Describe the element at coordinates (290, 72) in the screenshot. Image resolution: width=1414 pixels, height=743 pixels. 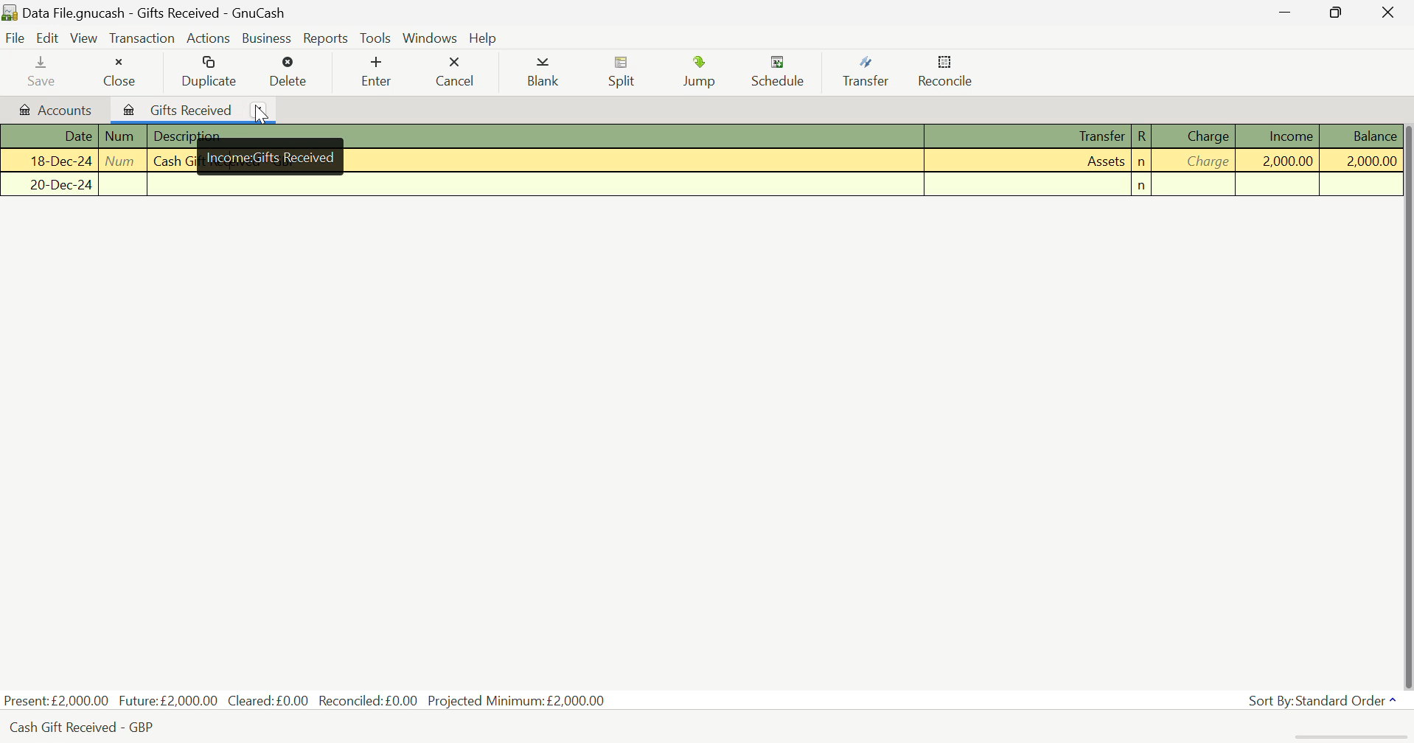
I see `Delete ` at that location.